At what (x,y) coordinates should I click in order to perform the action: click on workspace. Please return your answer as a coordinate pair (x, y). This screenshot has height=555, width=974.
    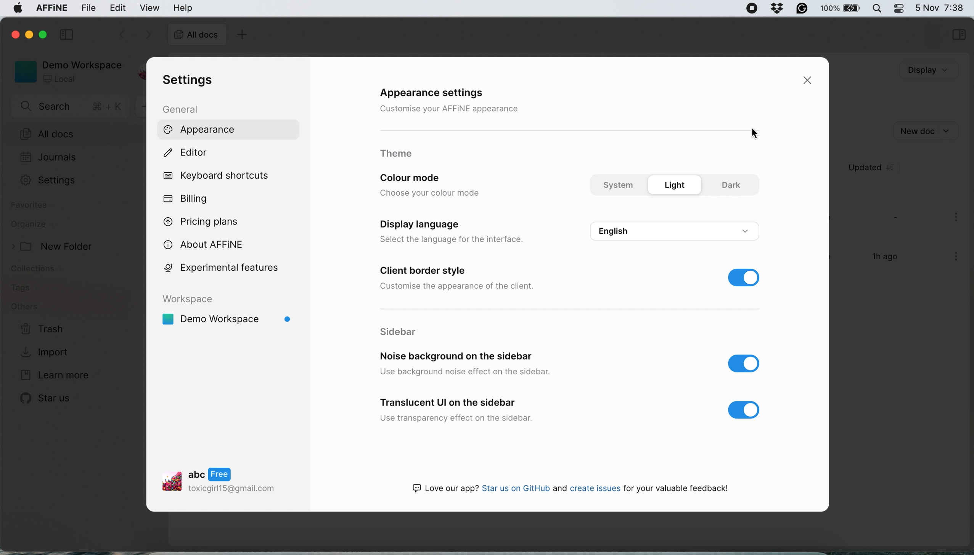
    Looking at the image, I should click on (67, 71).